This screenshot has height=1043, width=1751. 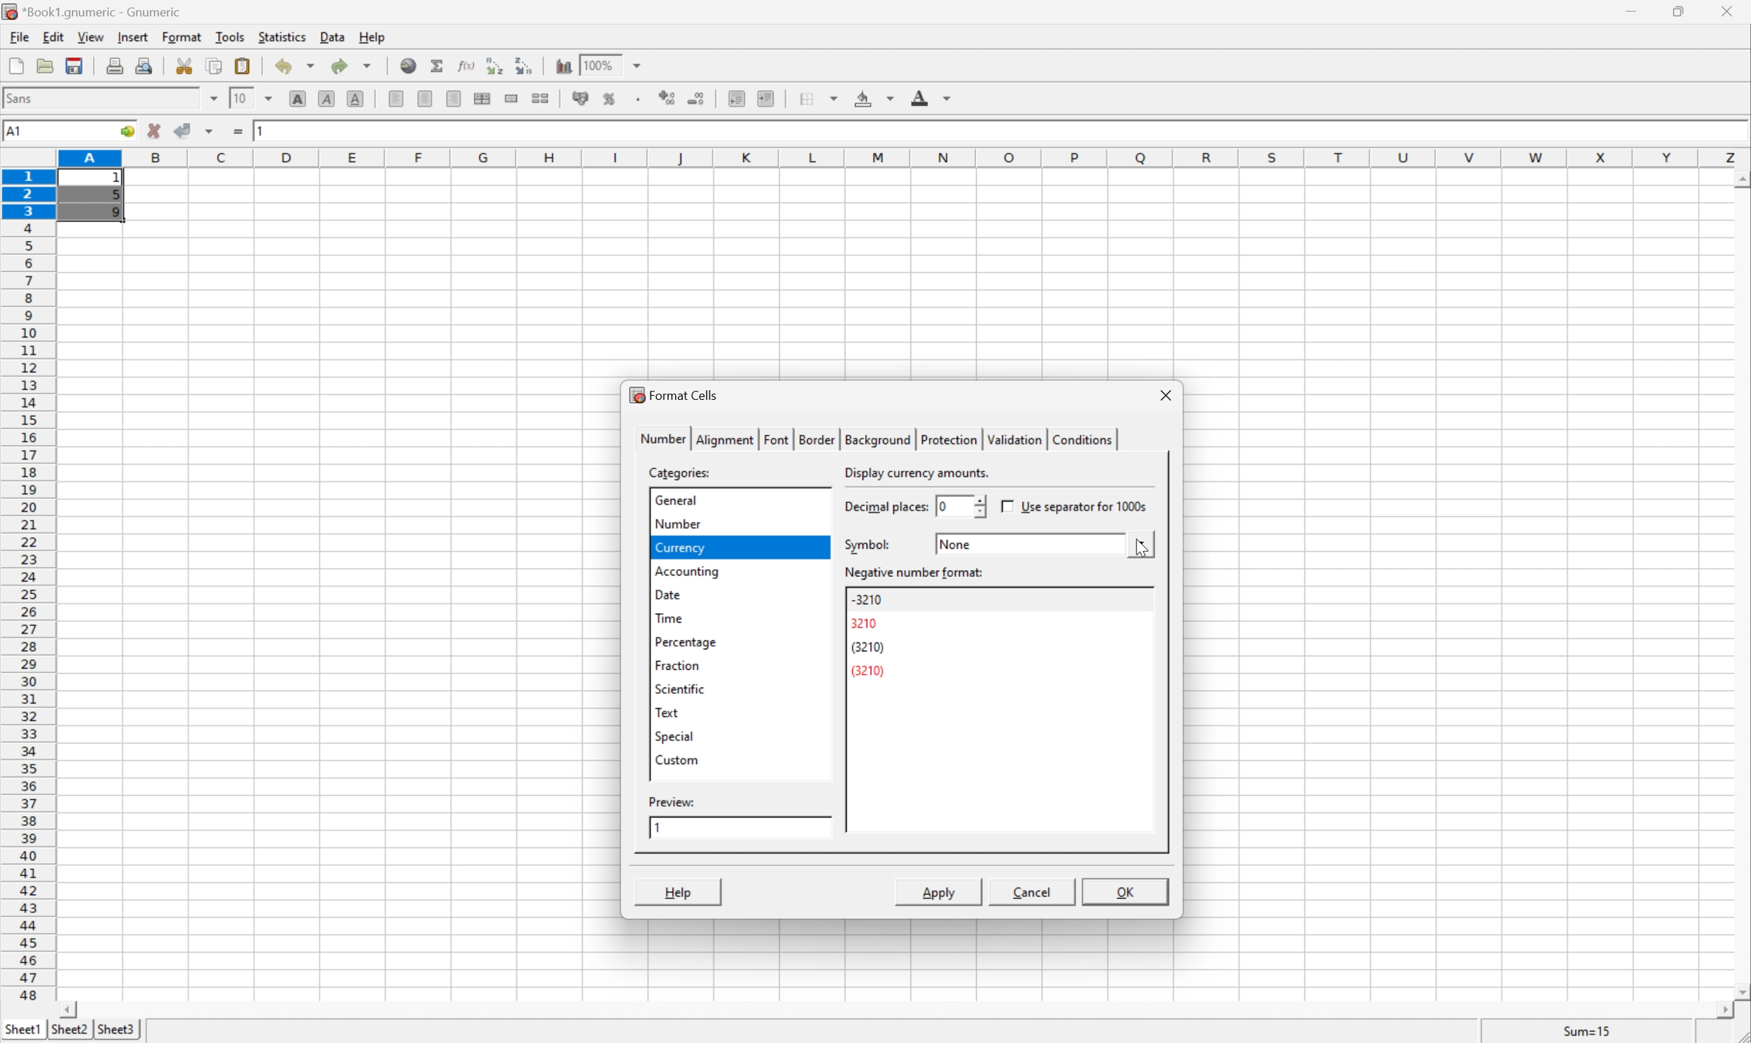 I want to click on scroll left, so click(x=67, y=1011).